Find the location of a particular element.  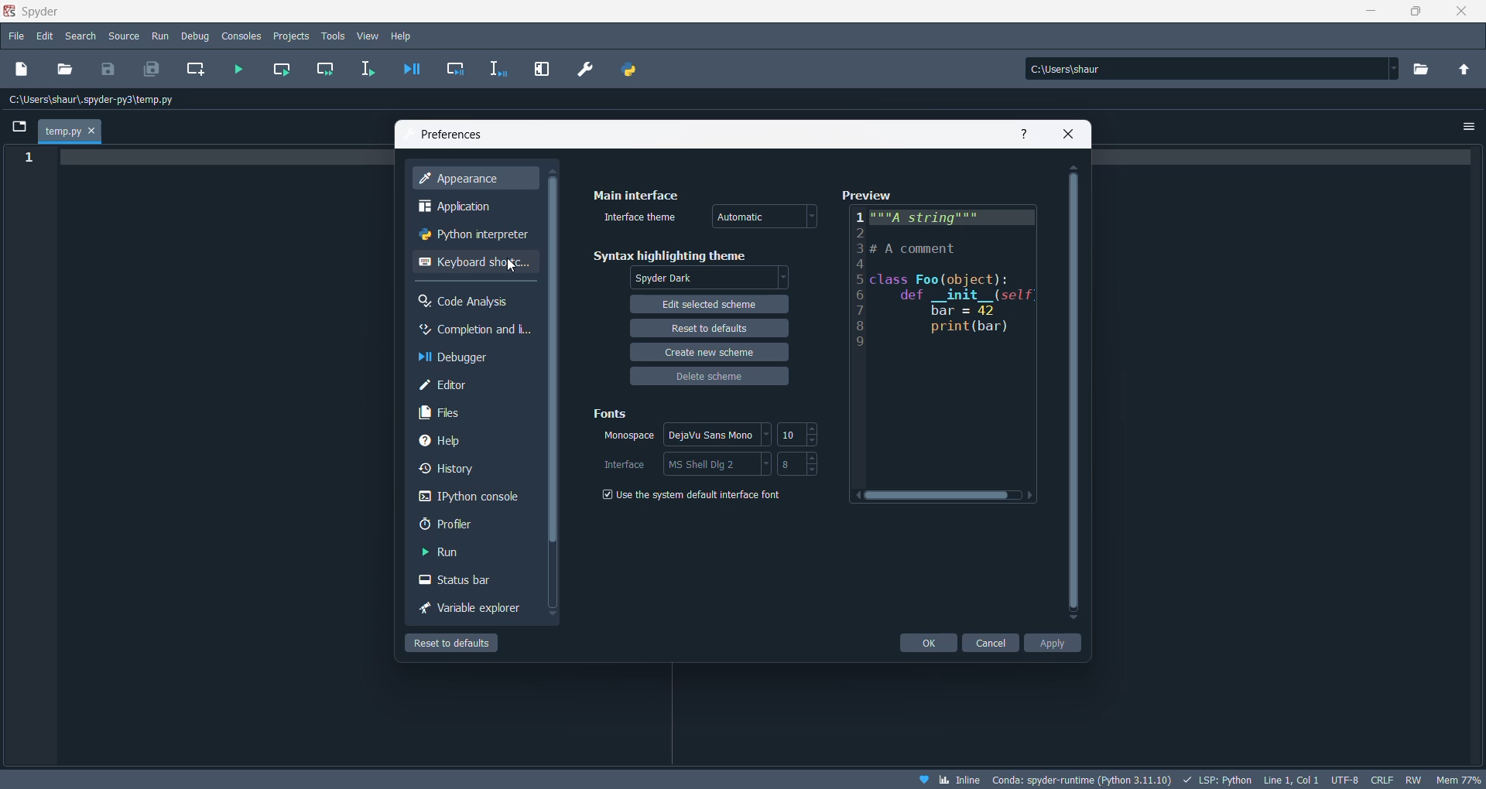

text is located at coordinates (956, 346).